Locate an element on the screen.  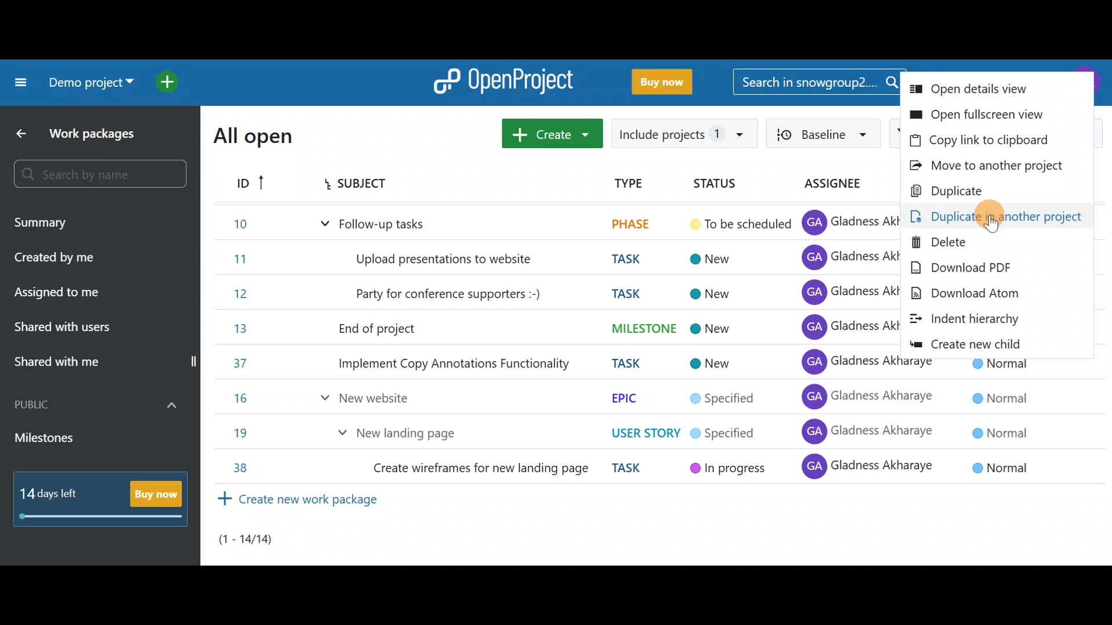
Create wireframes for new landing page is located at coordinates (482, 470).